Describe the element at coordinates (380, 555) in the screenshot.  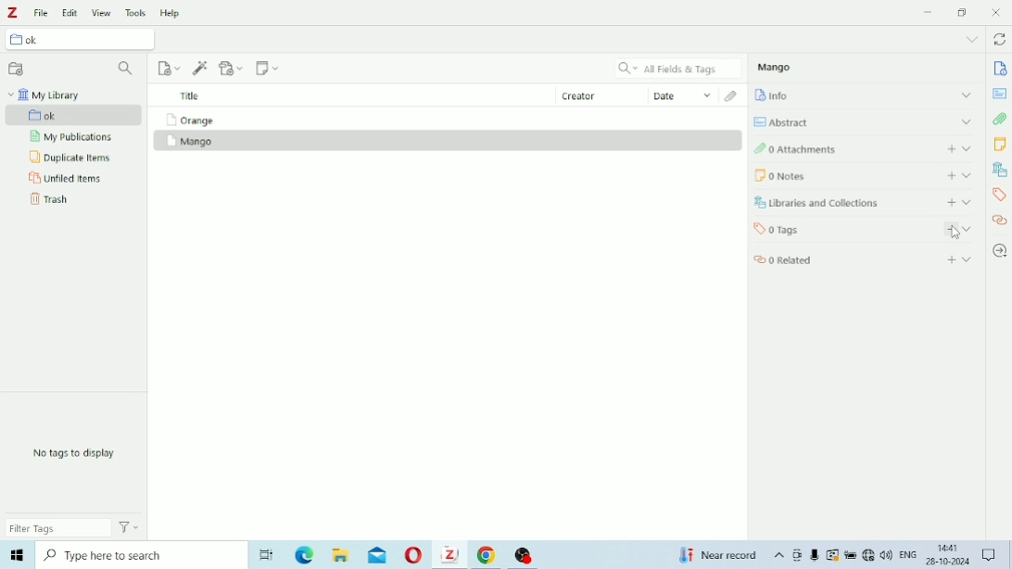
I see `Mail` at that location.